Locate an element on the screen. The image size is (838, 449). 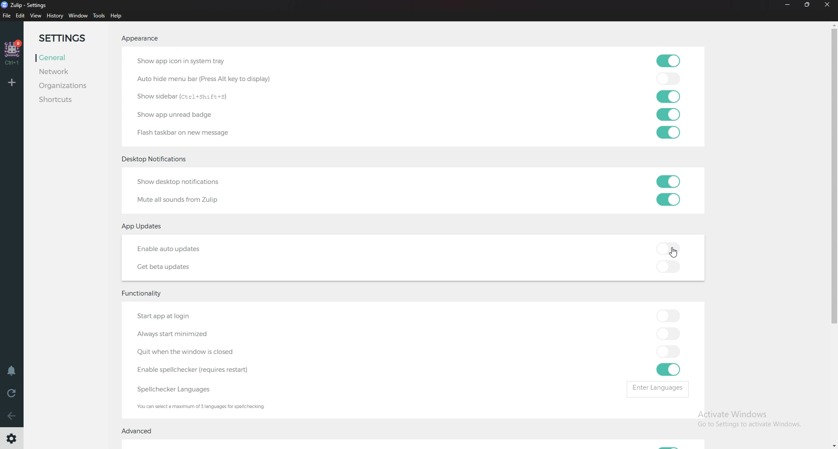
Organizations is located at coordinates (69, 85).